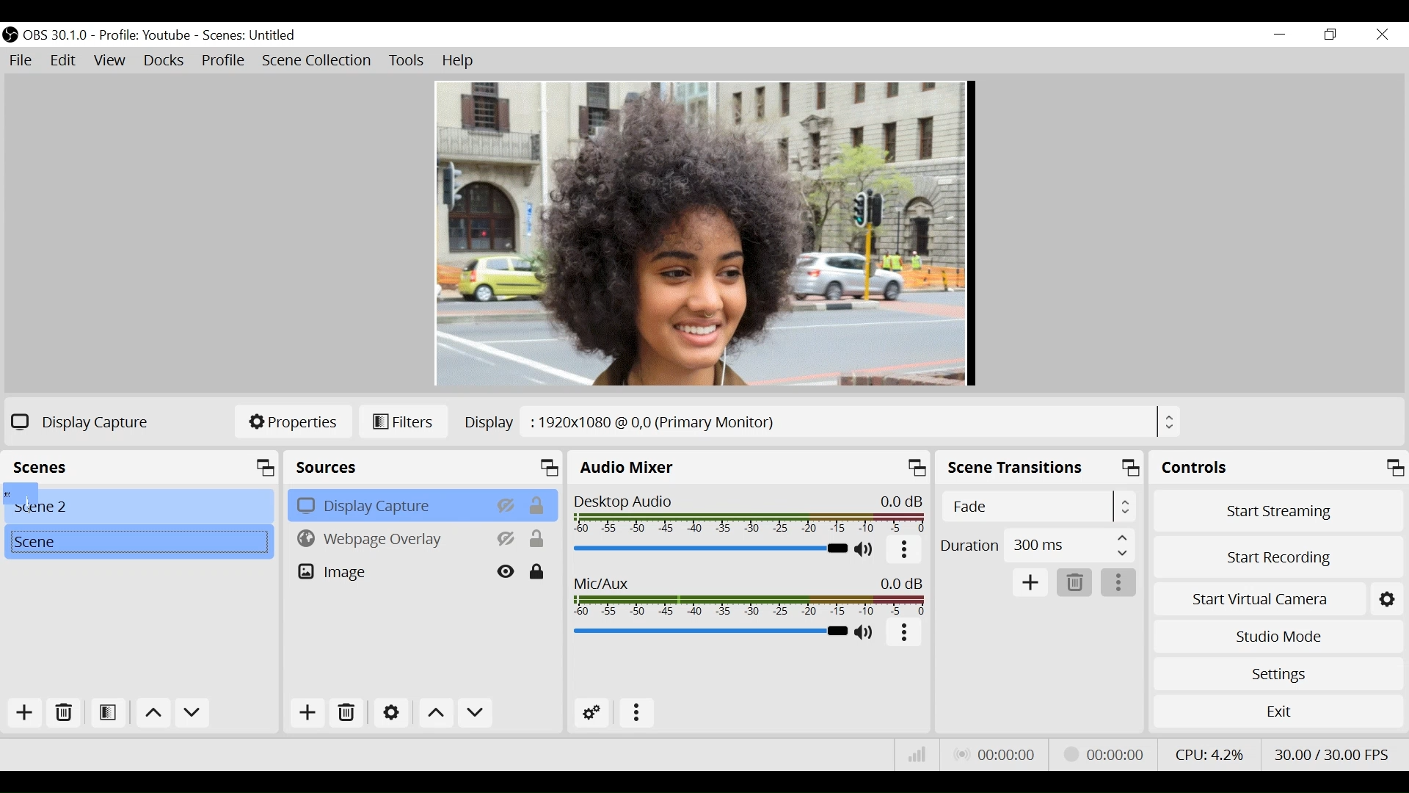 The image size is (1409, 793). I want to click on File, so click(23, 61).